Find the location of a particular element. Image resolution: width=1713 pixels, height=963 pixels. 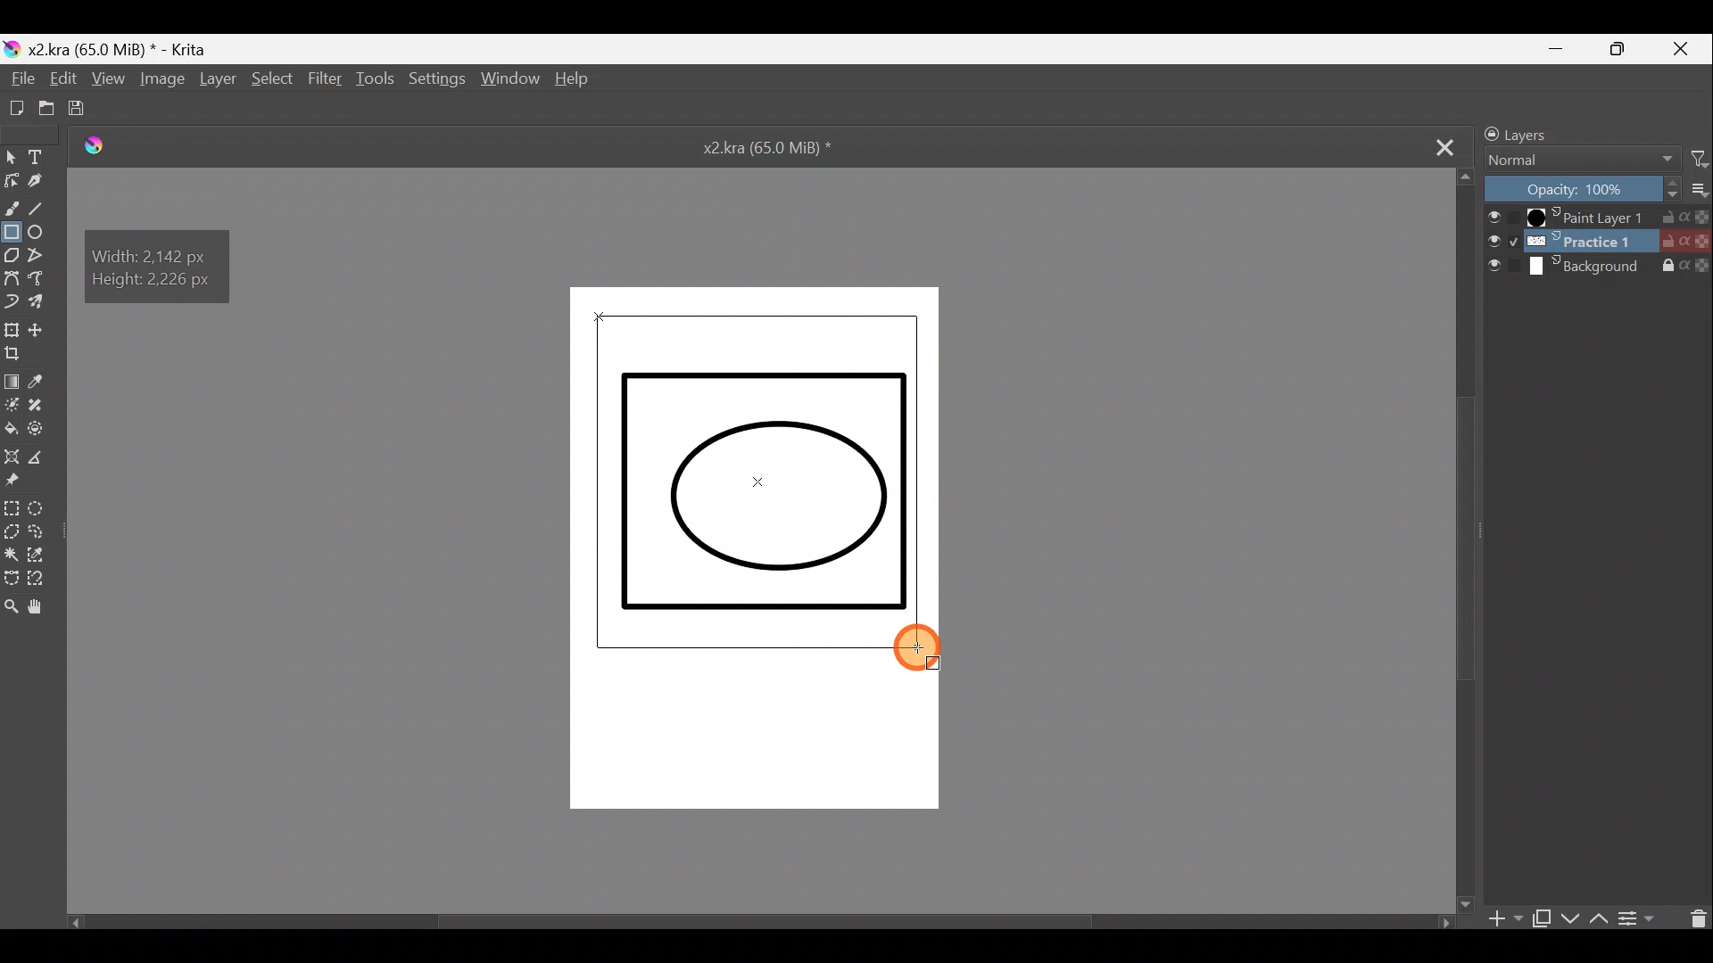

Layer is located at coordinates (216, 82).